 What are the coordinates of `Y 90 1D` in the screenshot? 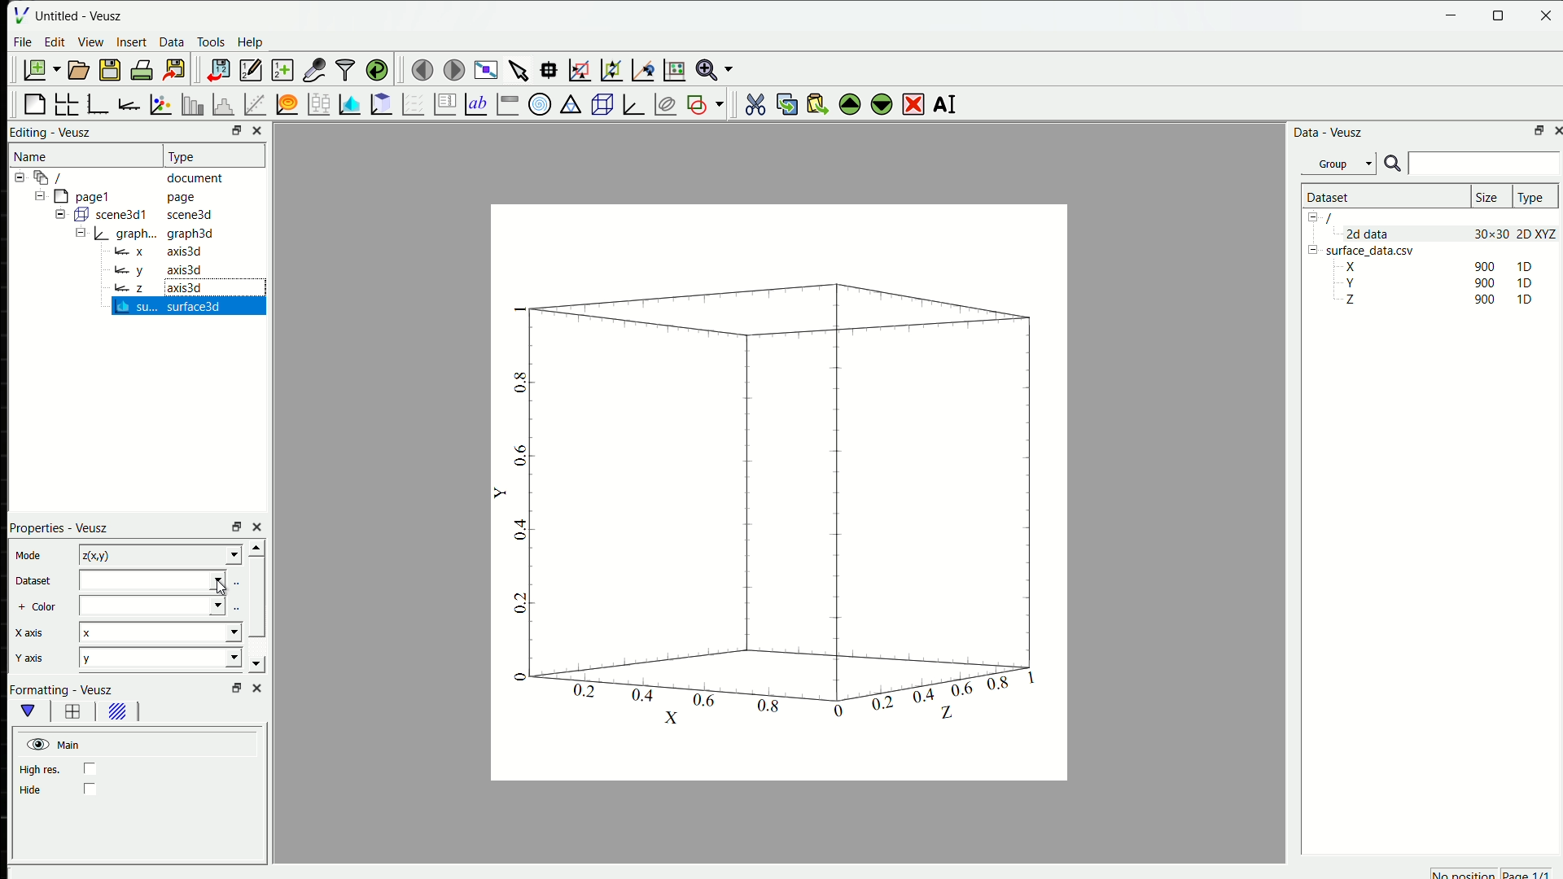 It's located at (1434, 282).